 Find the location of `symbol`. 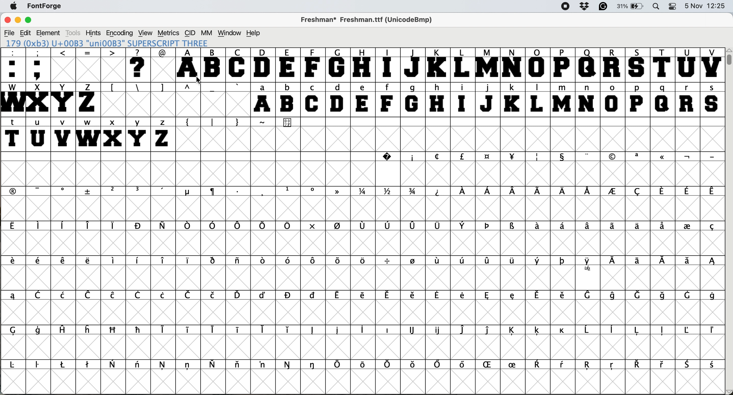

symbol is located at coordinates (662, 330).